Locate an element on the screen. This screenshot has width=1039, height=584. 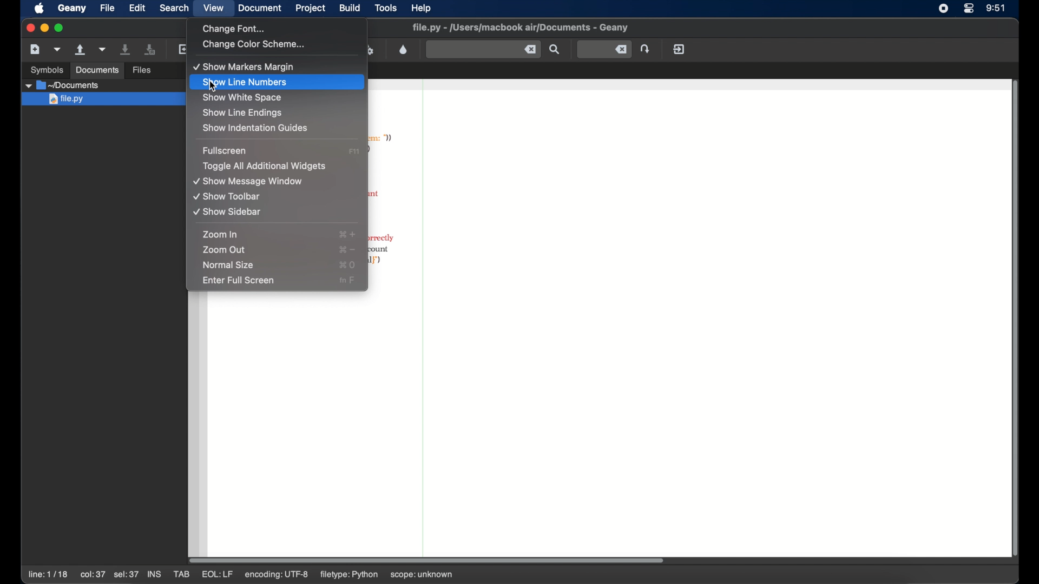
minimize is located at coordinates (45, 28).